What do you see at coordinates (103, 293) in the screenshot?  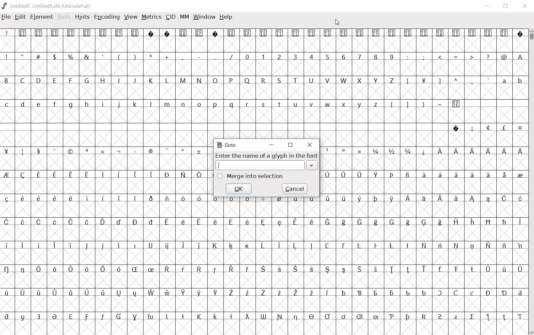 I see `Symbol` at bounding box center [103, 293].